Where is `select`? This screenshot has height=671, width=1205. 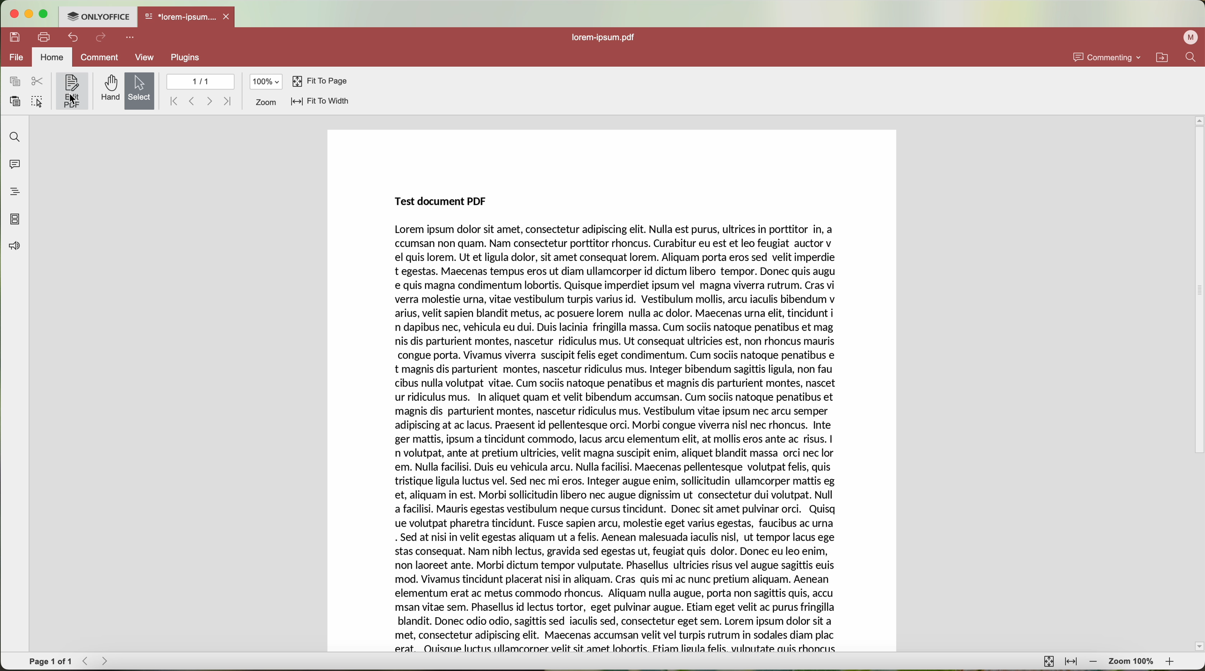
select is located at coordinates (138, 91).